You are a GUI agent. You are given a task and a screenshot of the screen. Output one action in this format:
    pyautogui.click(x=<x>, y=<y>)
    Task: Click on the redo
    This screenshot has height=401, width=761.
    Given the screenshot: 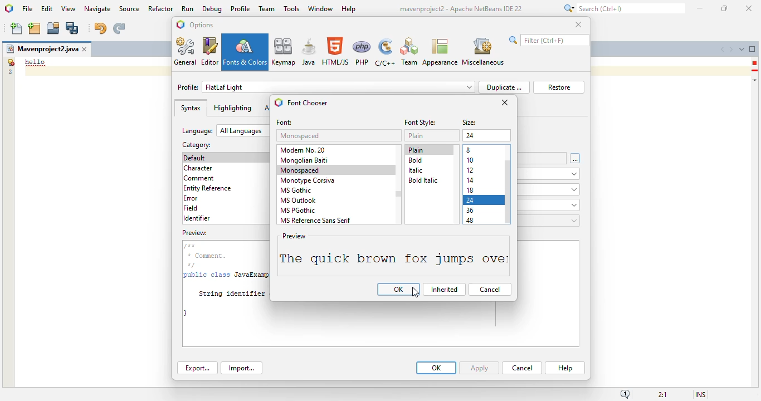 What is the action you would take?
    pyautogui.click(x=119, y=28)
    